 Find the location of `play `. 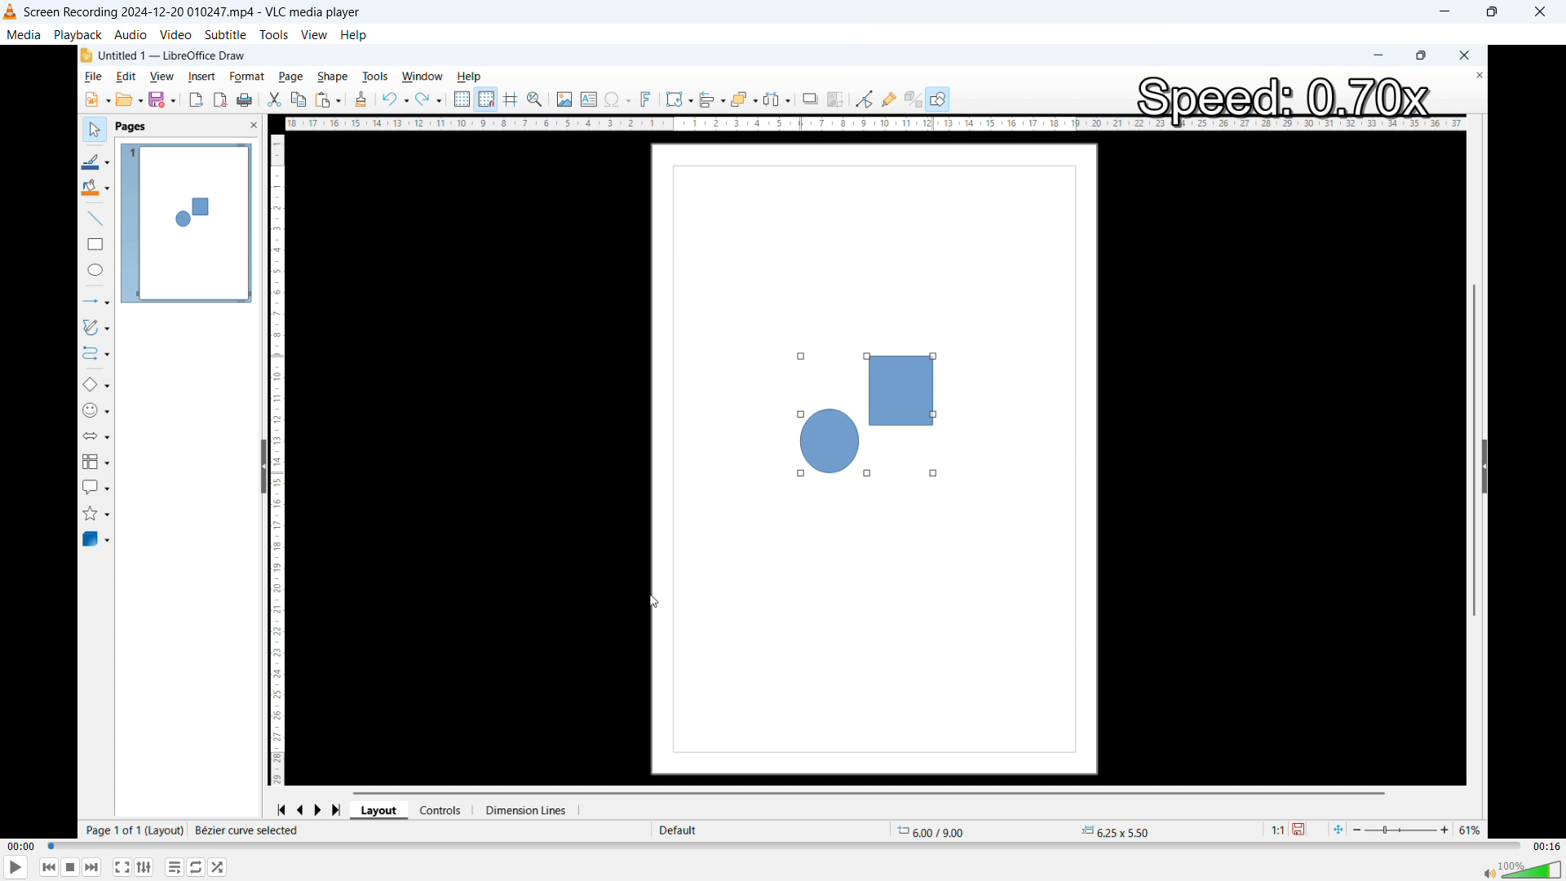

play  is located at coordinates (17, 866).